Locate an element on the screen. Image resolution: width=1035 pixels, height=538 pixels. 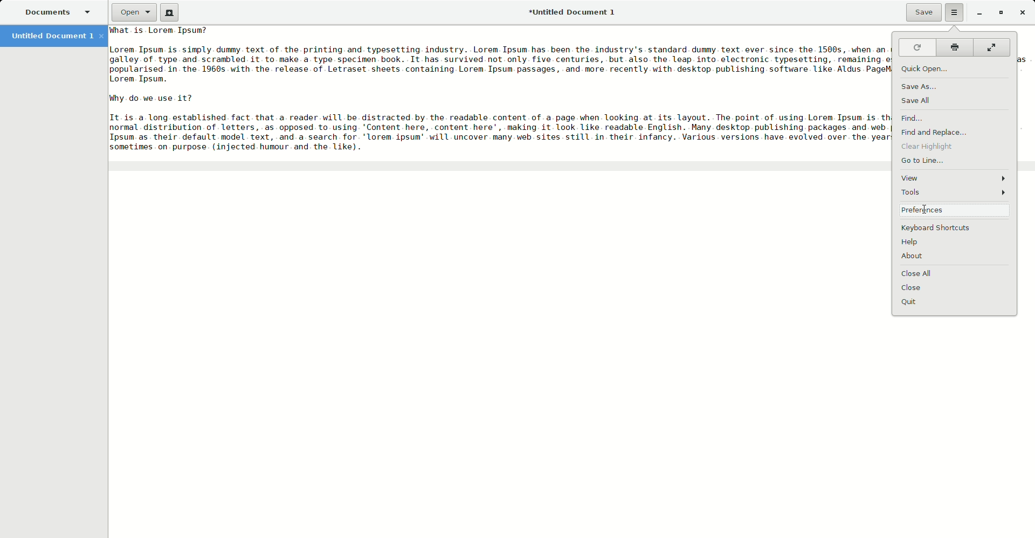
Save As is located at coordinates (920, 87).